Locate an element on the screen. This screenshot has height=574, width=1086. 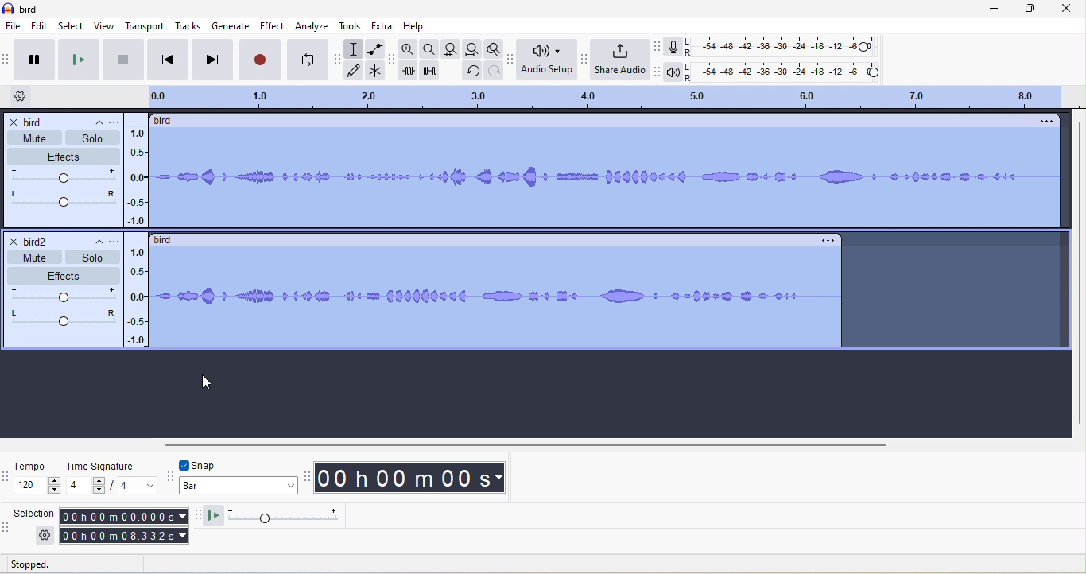
collapse is located at coordinates (89, 121).